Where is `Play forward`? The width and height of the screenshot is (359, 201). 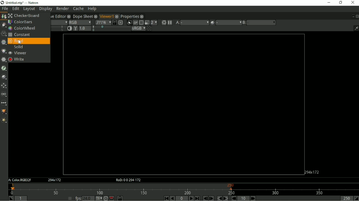 Play forward is located at coordinates (191, 198).